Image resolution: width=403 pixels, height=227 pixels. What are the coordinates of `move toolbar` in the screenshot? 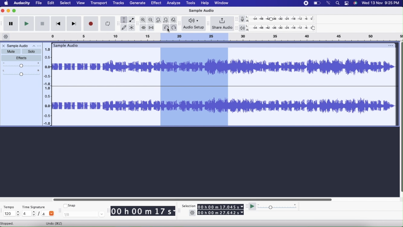 It's located at (179, 211).